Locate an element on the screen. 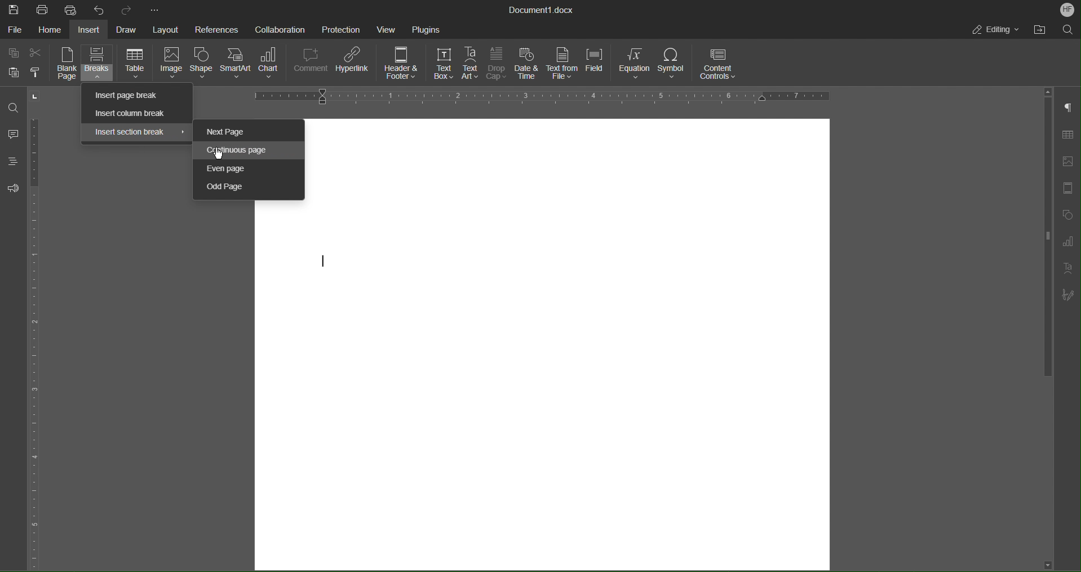  Blank Page is located at coordinates (67, 64).